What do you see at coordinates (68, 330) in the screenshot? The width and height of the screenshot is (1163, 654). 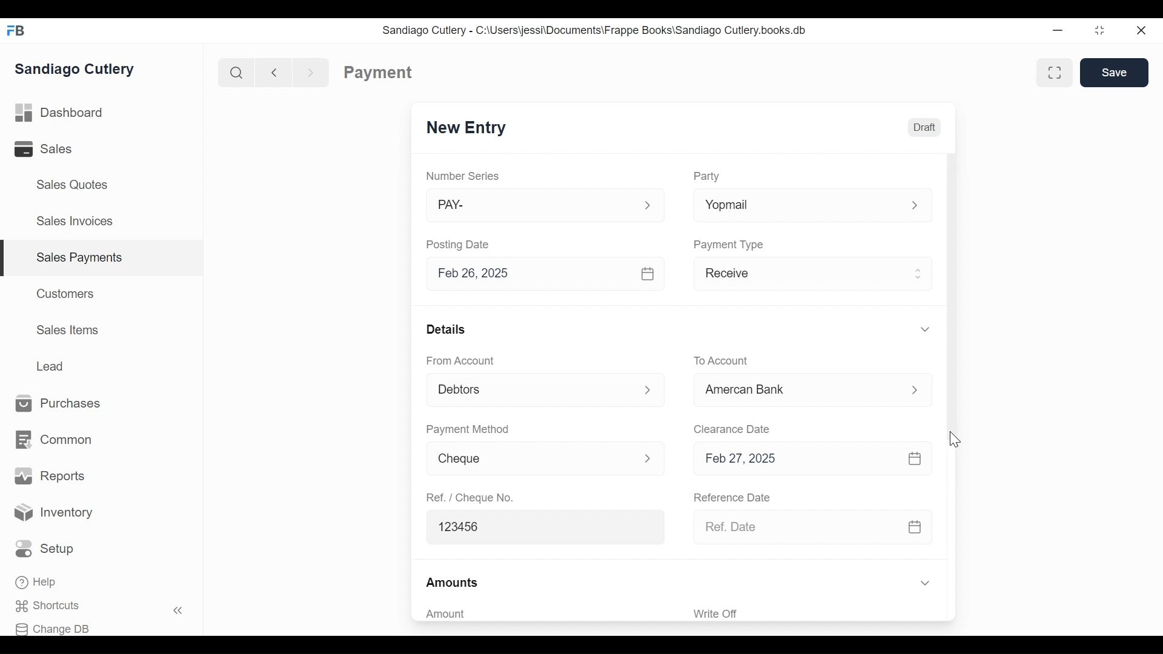 I see `Sales Items` at bounding box center [68, 330].